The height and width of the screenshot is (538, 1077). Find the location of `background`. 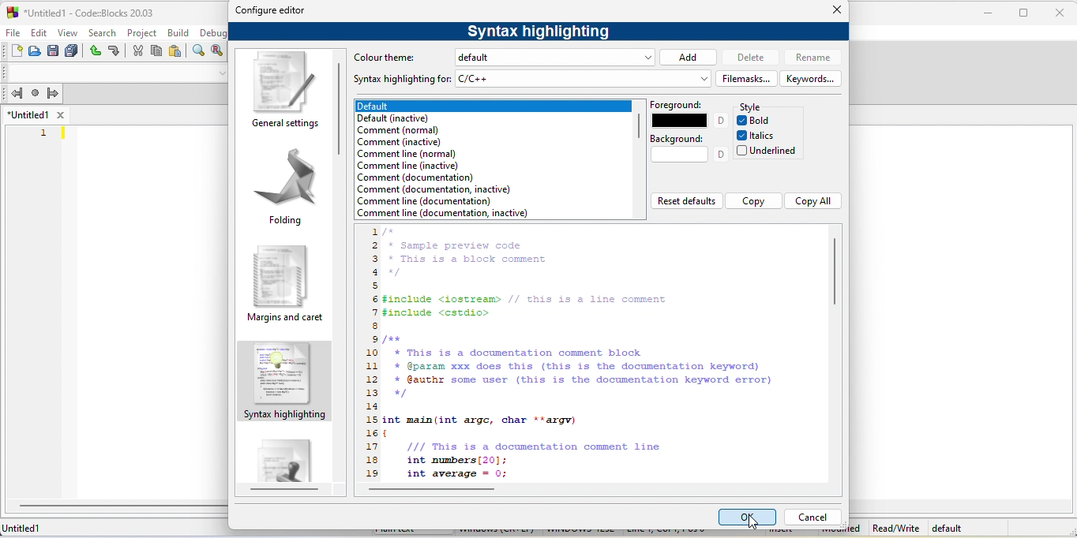

background is located at coordinates (688, 150).